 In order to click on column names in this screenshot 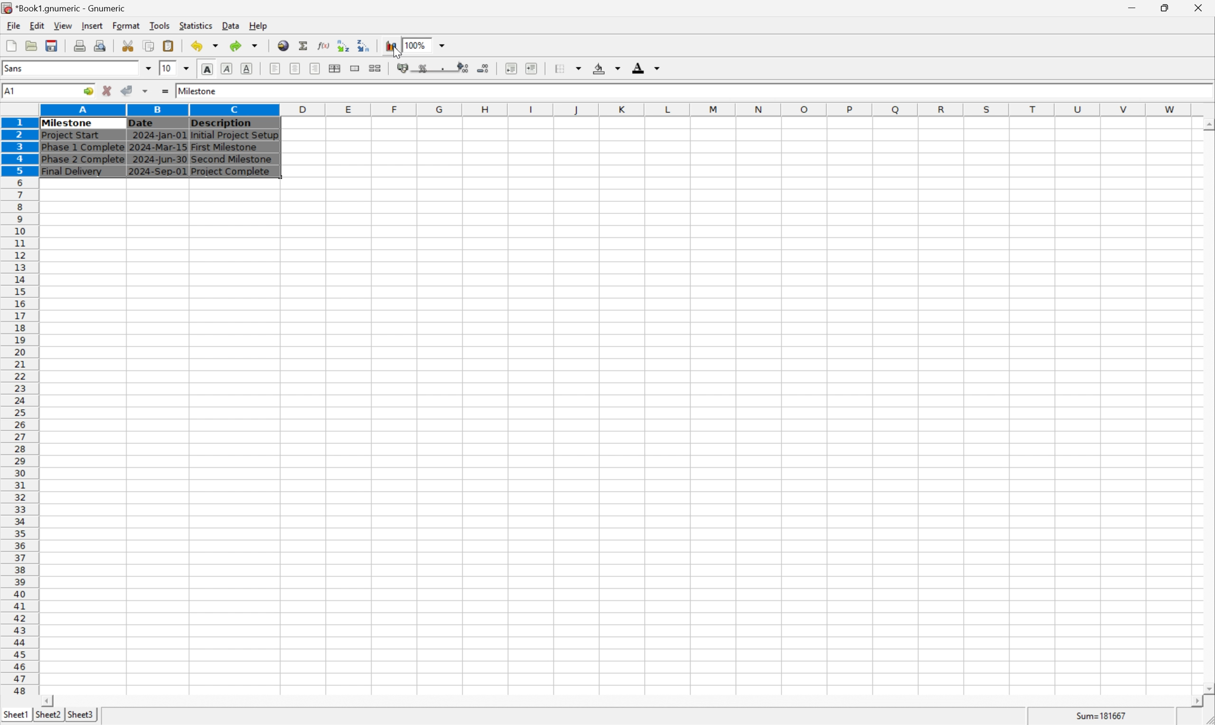, I will do `click(618, 109)`.